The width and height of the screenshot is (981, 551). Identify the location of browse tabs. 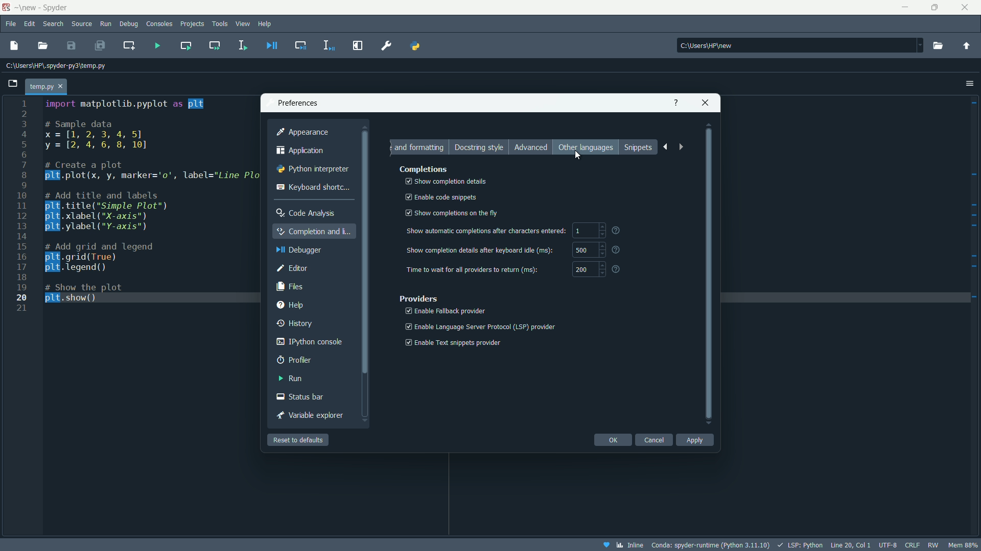
(13, 83).